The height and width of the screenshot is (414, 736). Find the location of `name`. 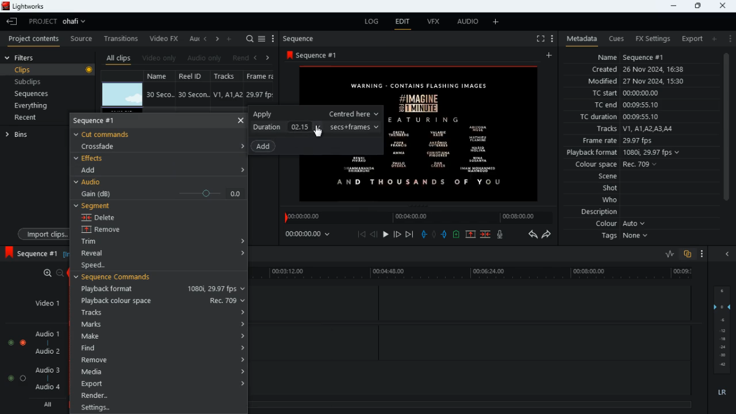

name is located at coordinates (631, 56).